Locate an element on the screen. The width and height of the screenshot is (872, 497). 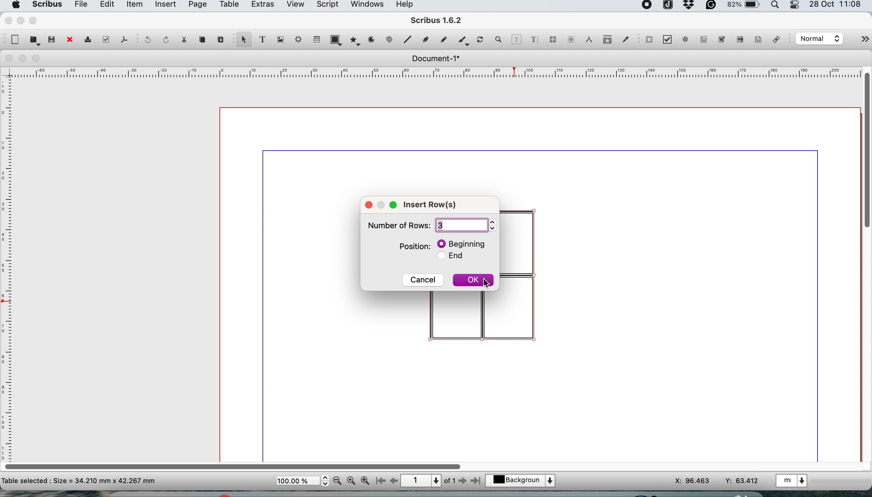
minimise is located at coordinates (20, 20).